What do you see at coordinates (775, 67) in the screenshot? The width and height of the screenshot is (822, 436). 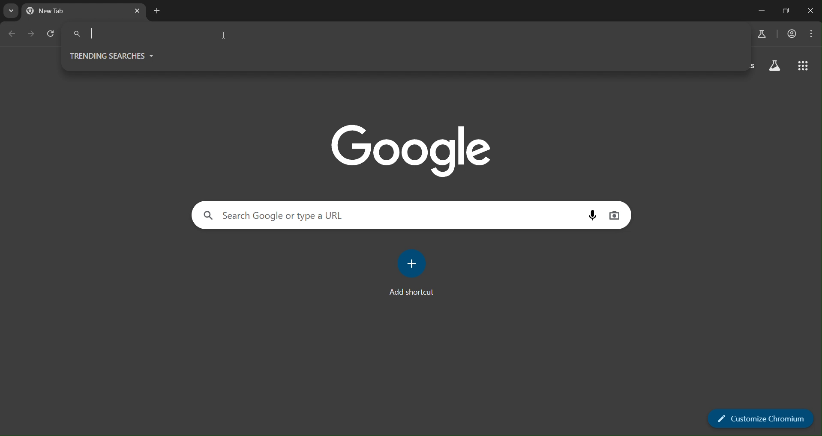 I see `search labs` at bounding box center [775, 67].